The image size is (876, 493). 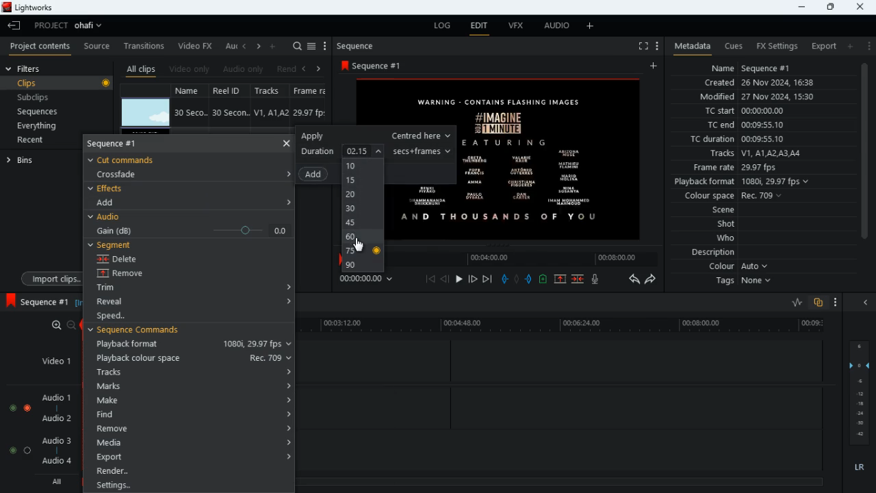 What do you see at coordinates (489, 280) in the screenshot?
I see `end` at bounding box center [489, 280].